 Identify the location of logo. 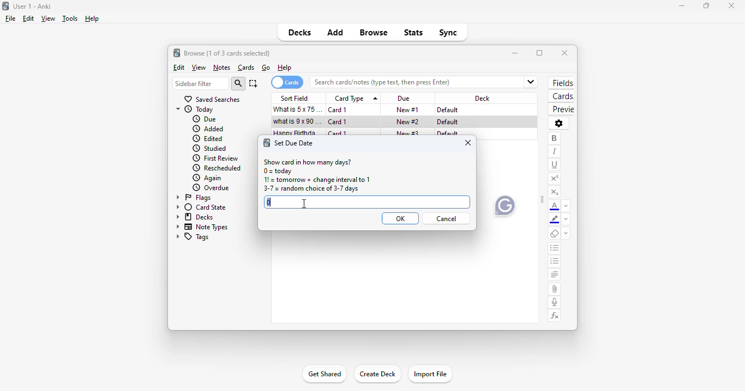
(176, 53).